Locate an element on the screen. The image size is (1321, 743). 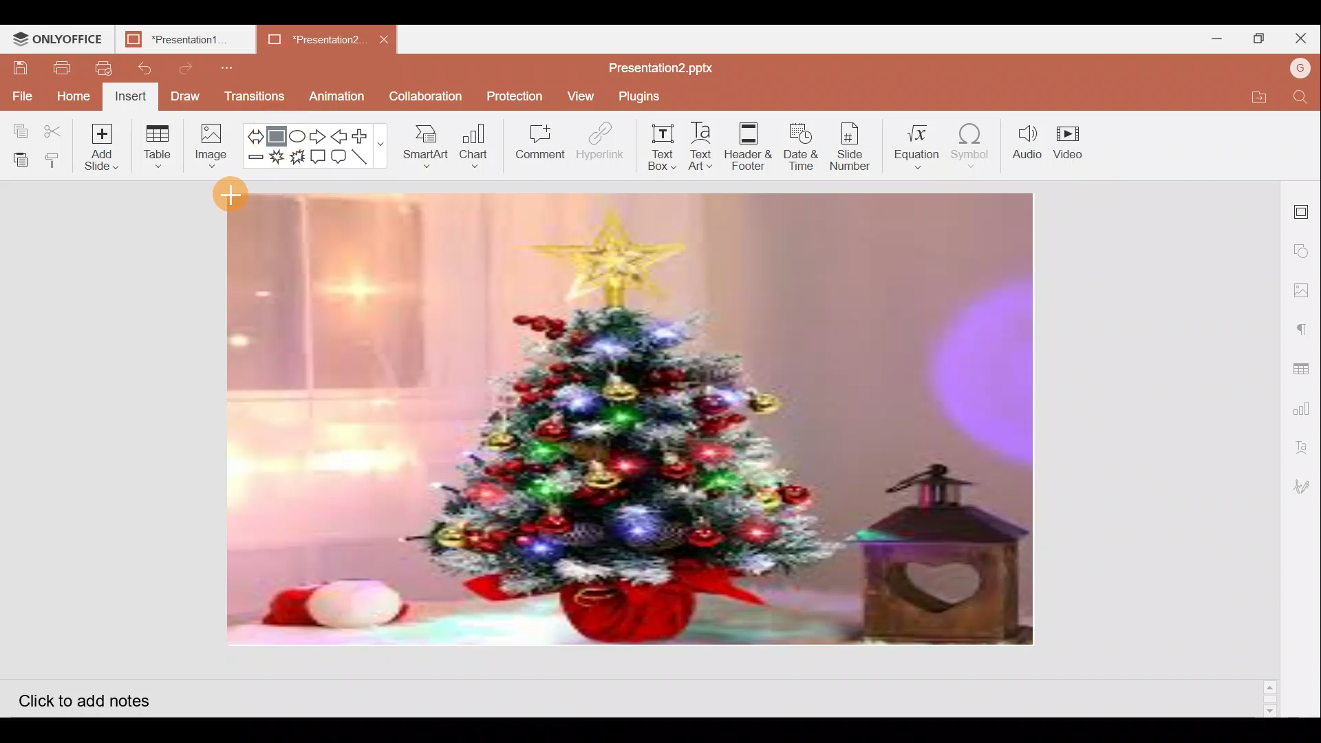
Presentation2. is located at coordinates (305, 40).